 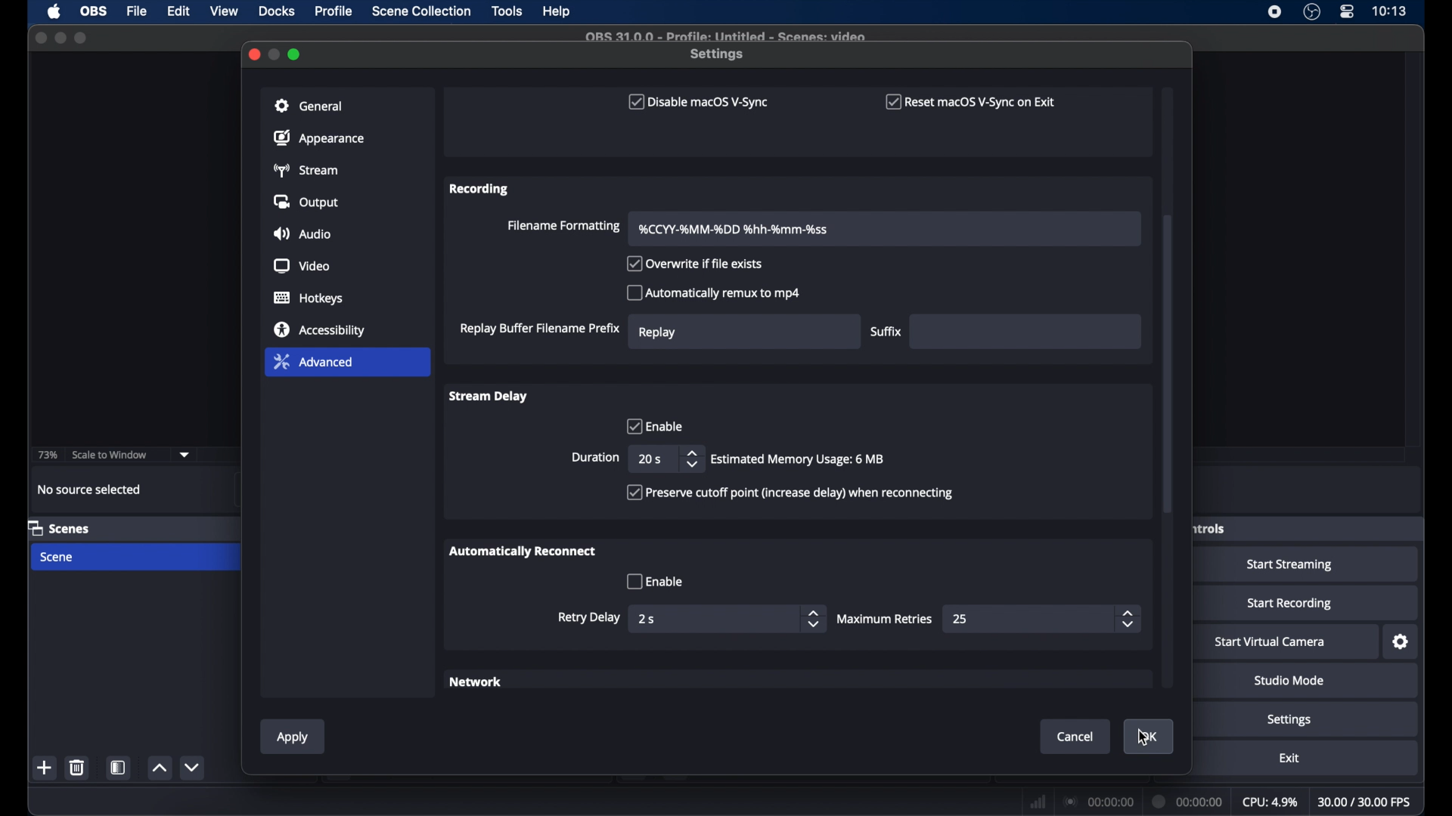 What do you see at coordinates (523, 551) in the screenshot?
I see `automatically reconnect` at bounding box center [523, 551].